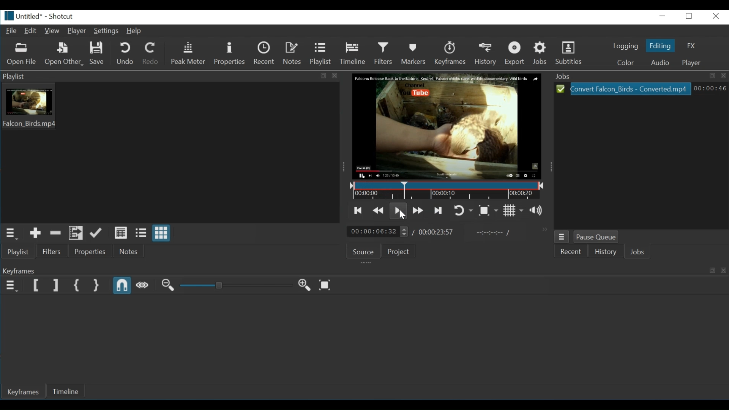 The height and width of the screenshot is (410, 729). What do you see at coordinates (30, 30) in the screenshot?
I see `Edit` at bounding box center [30, 30].